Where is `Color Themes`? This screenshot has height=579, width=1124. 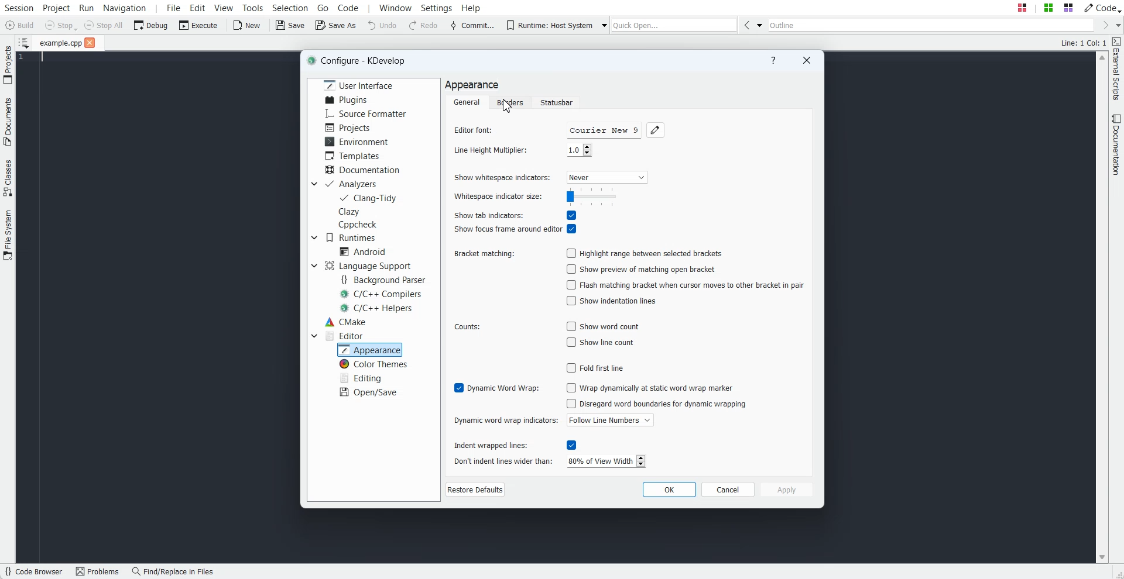
Color Themes is located at coordinates (372, 364).